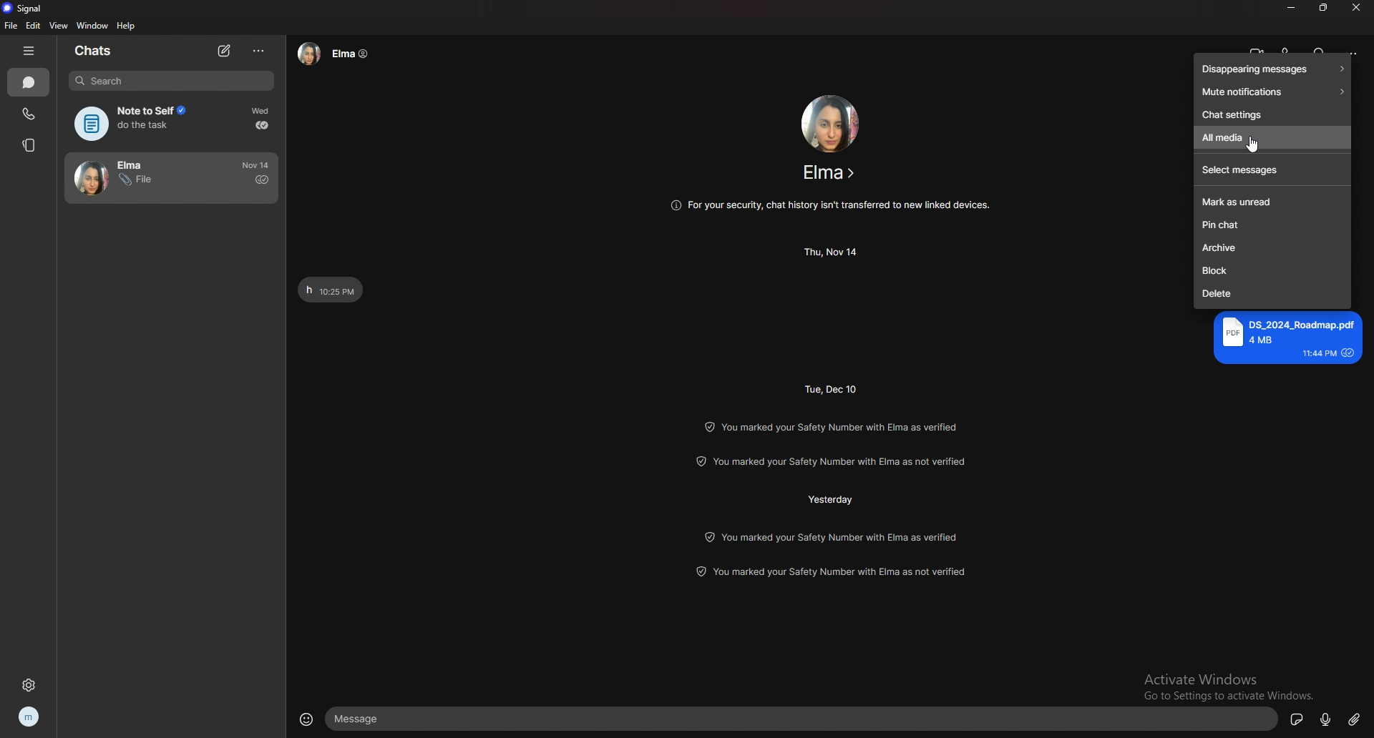 Image resolution: width=1374 pixels, height=738 pixels. Describe the element at coordinates (833, 536) in the screenshot. I see `info` at that location.